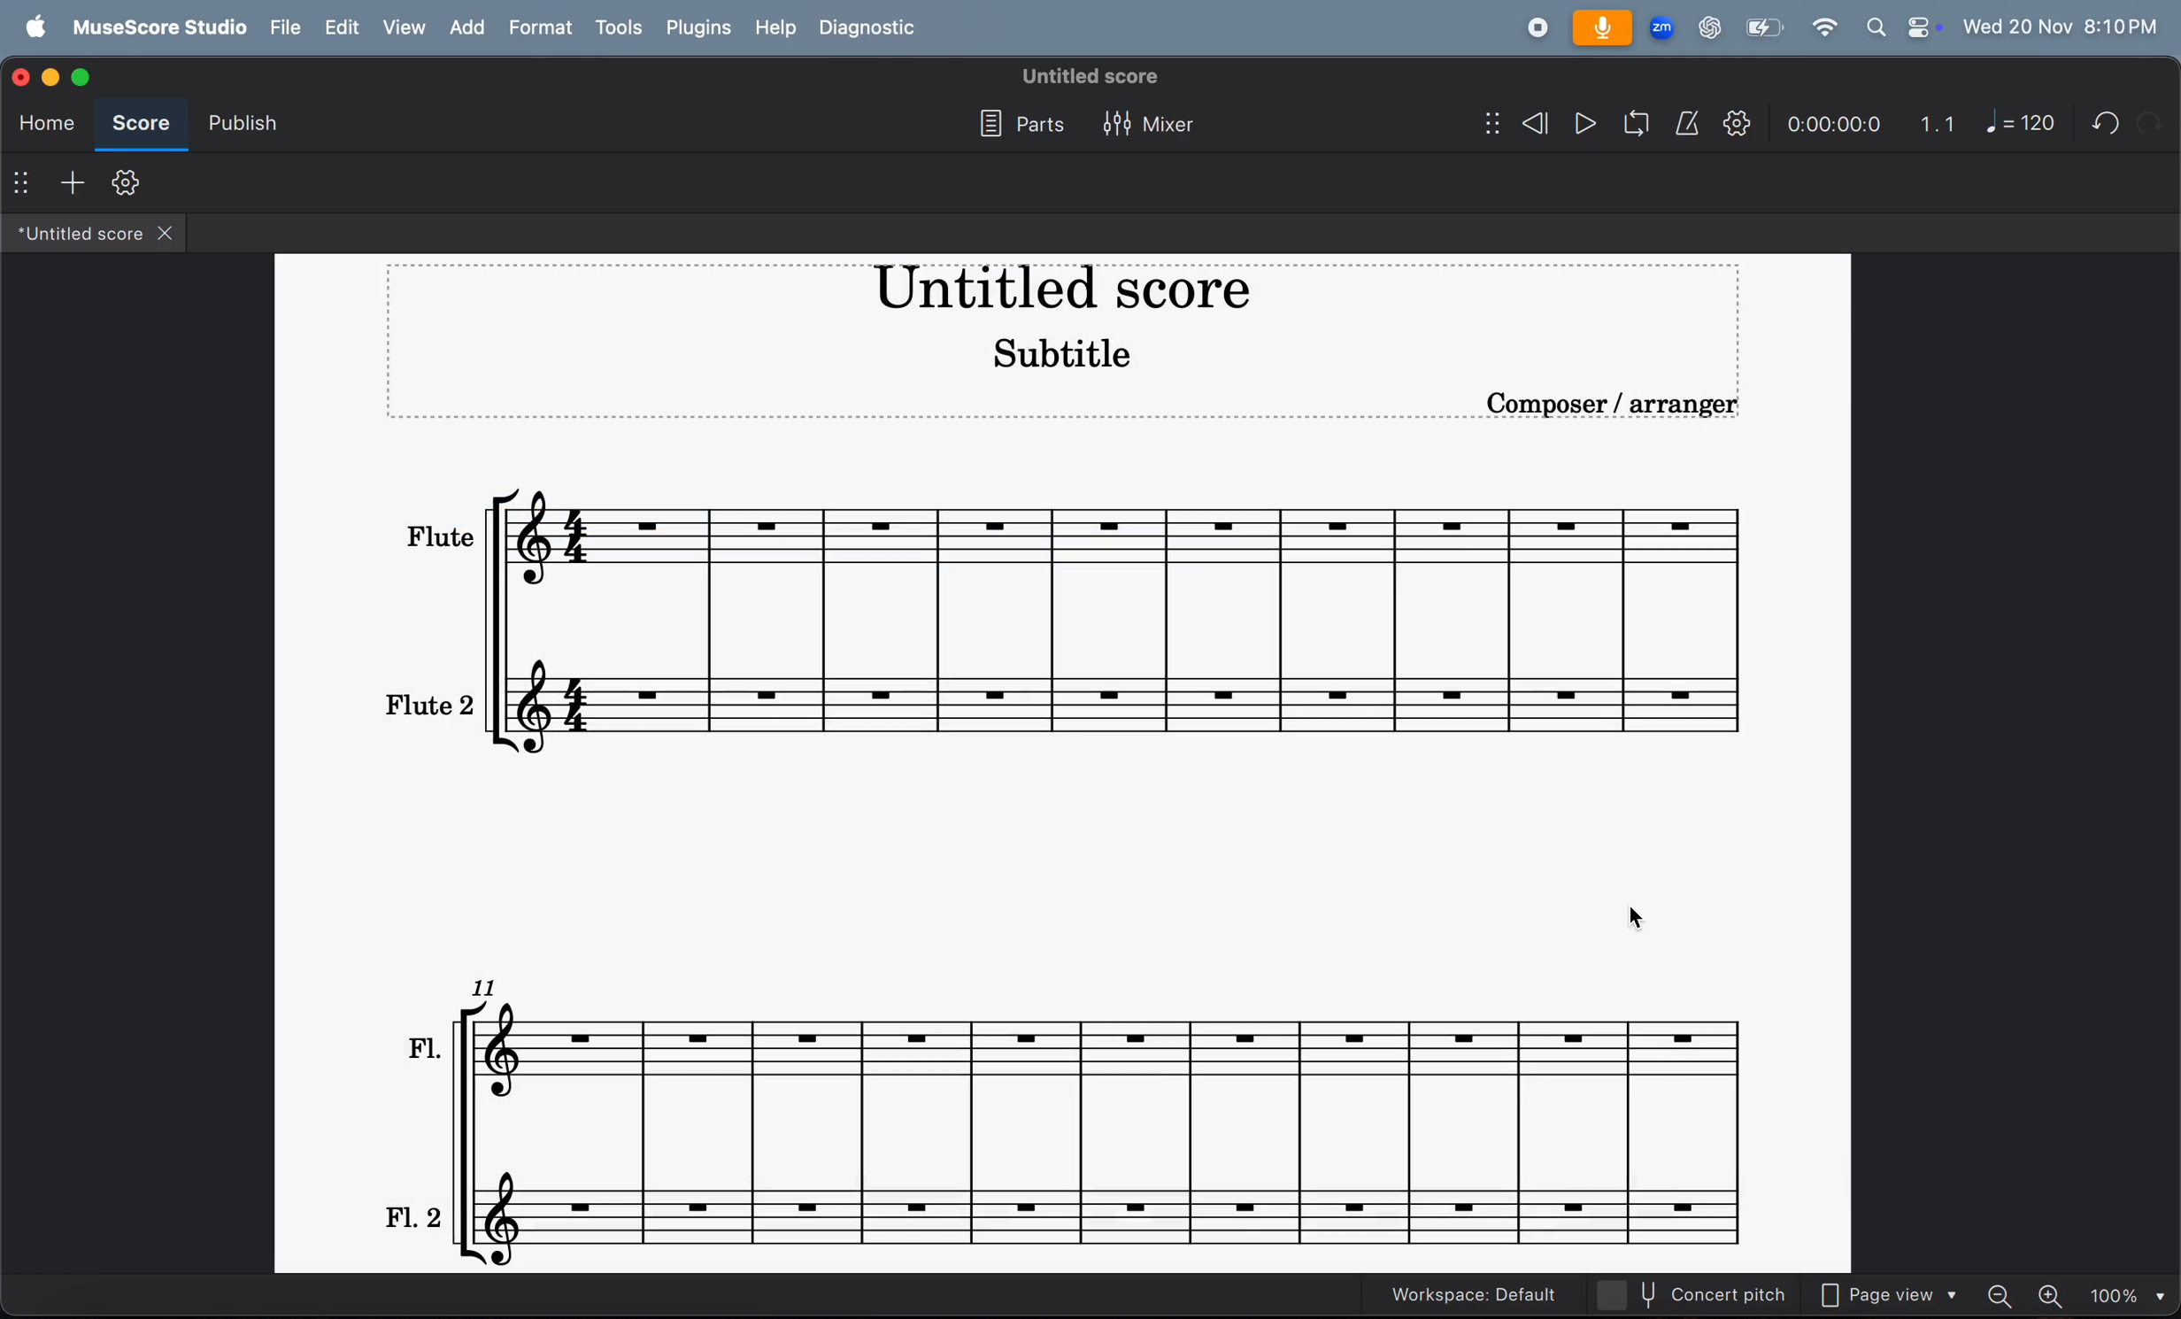  I want to click on music title, so click(1049, 292).